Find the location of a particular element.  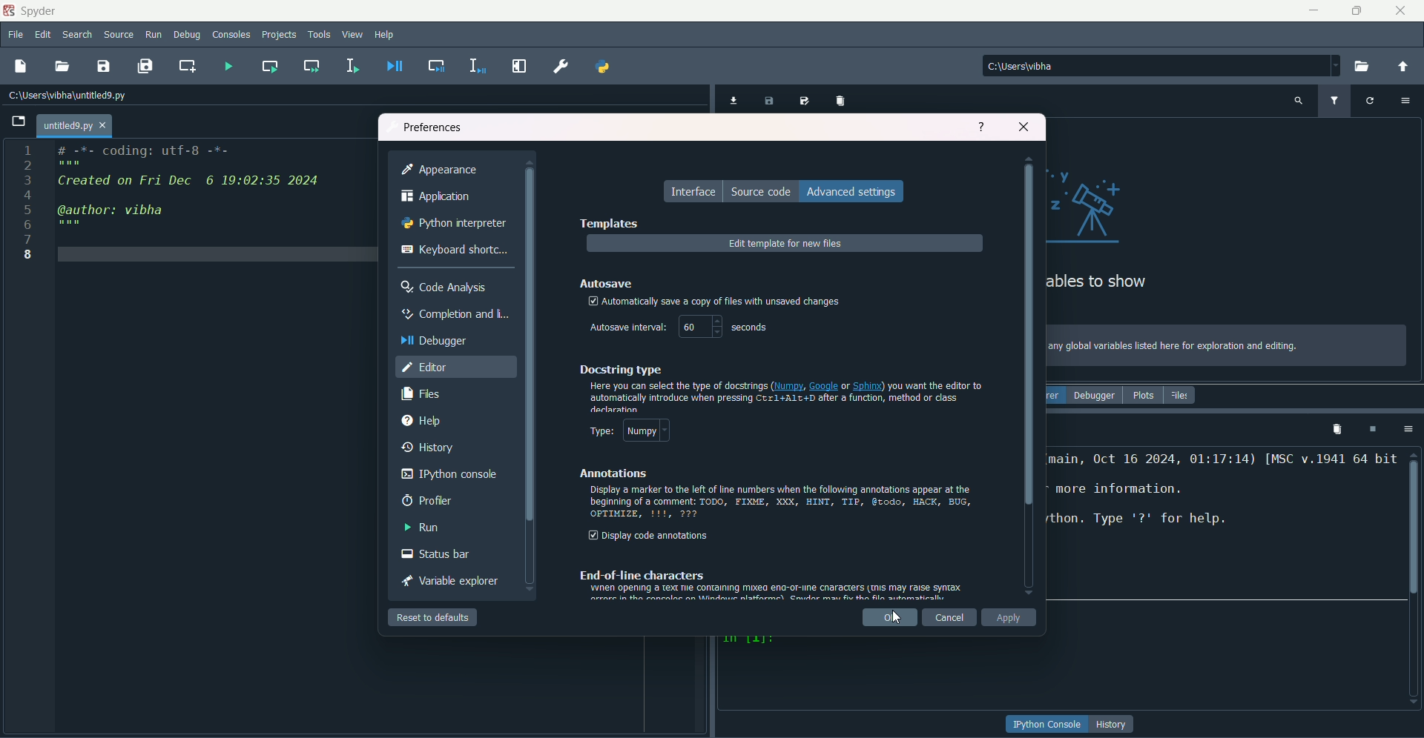

autosave is located at coordinates (609, 282).